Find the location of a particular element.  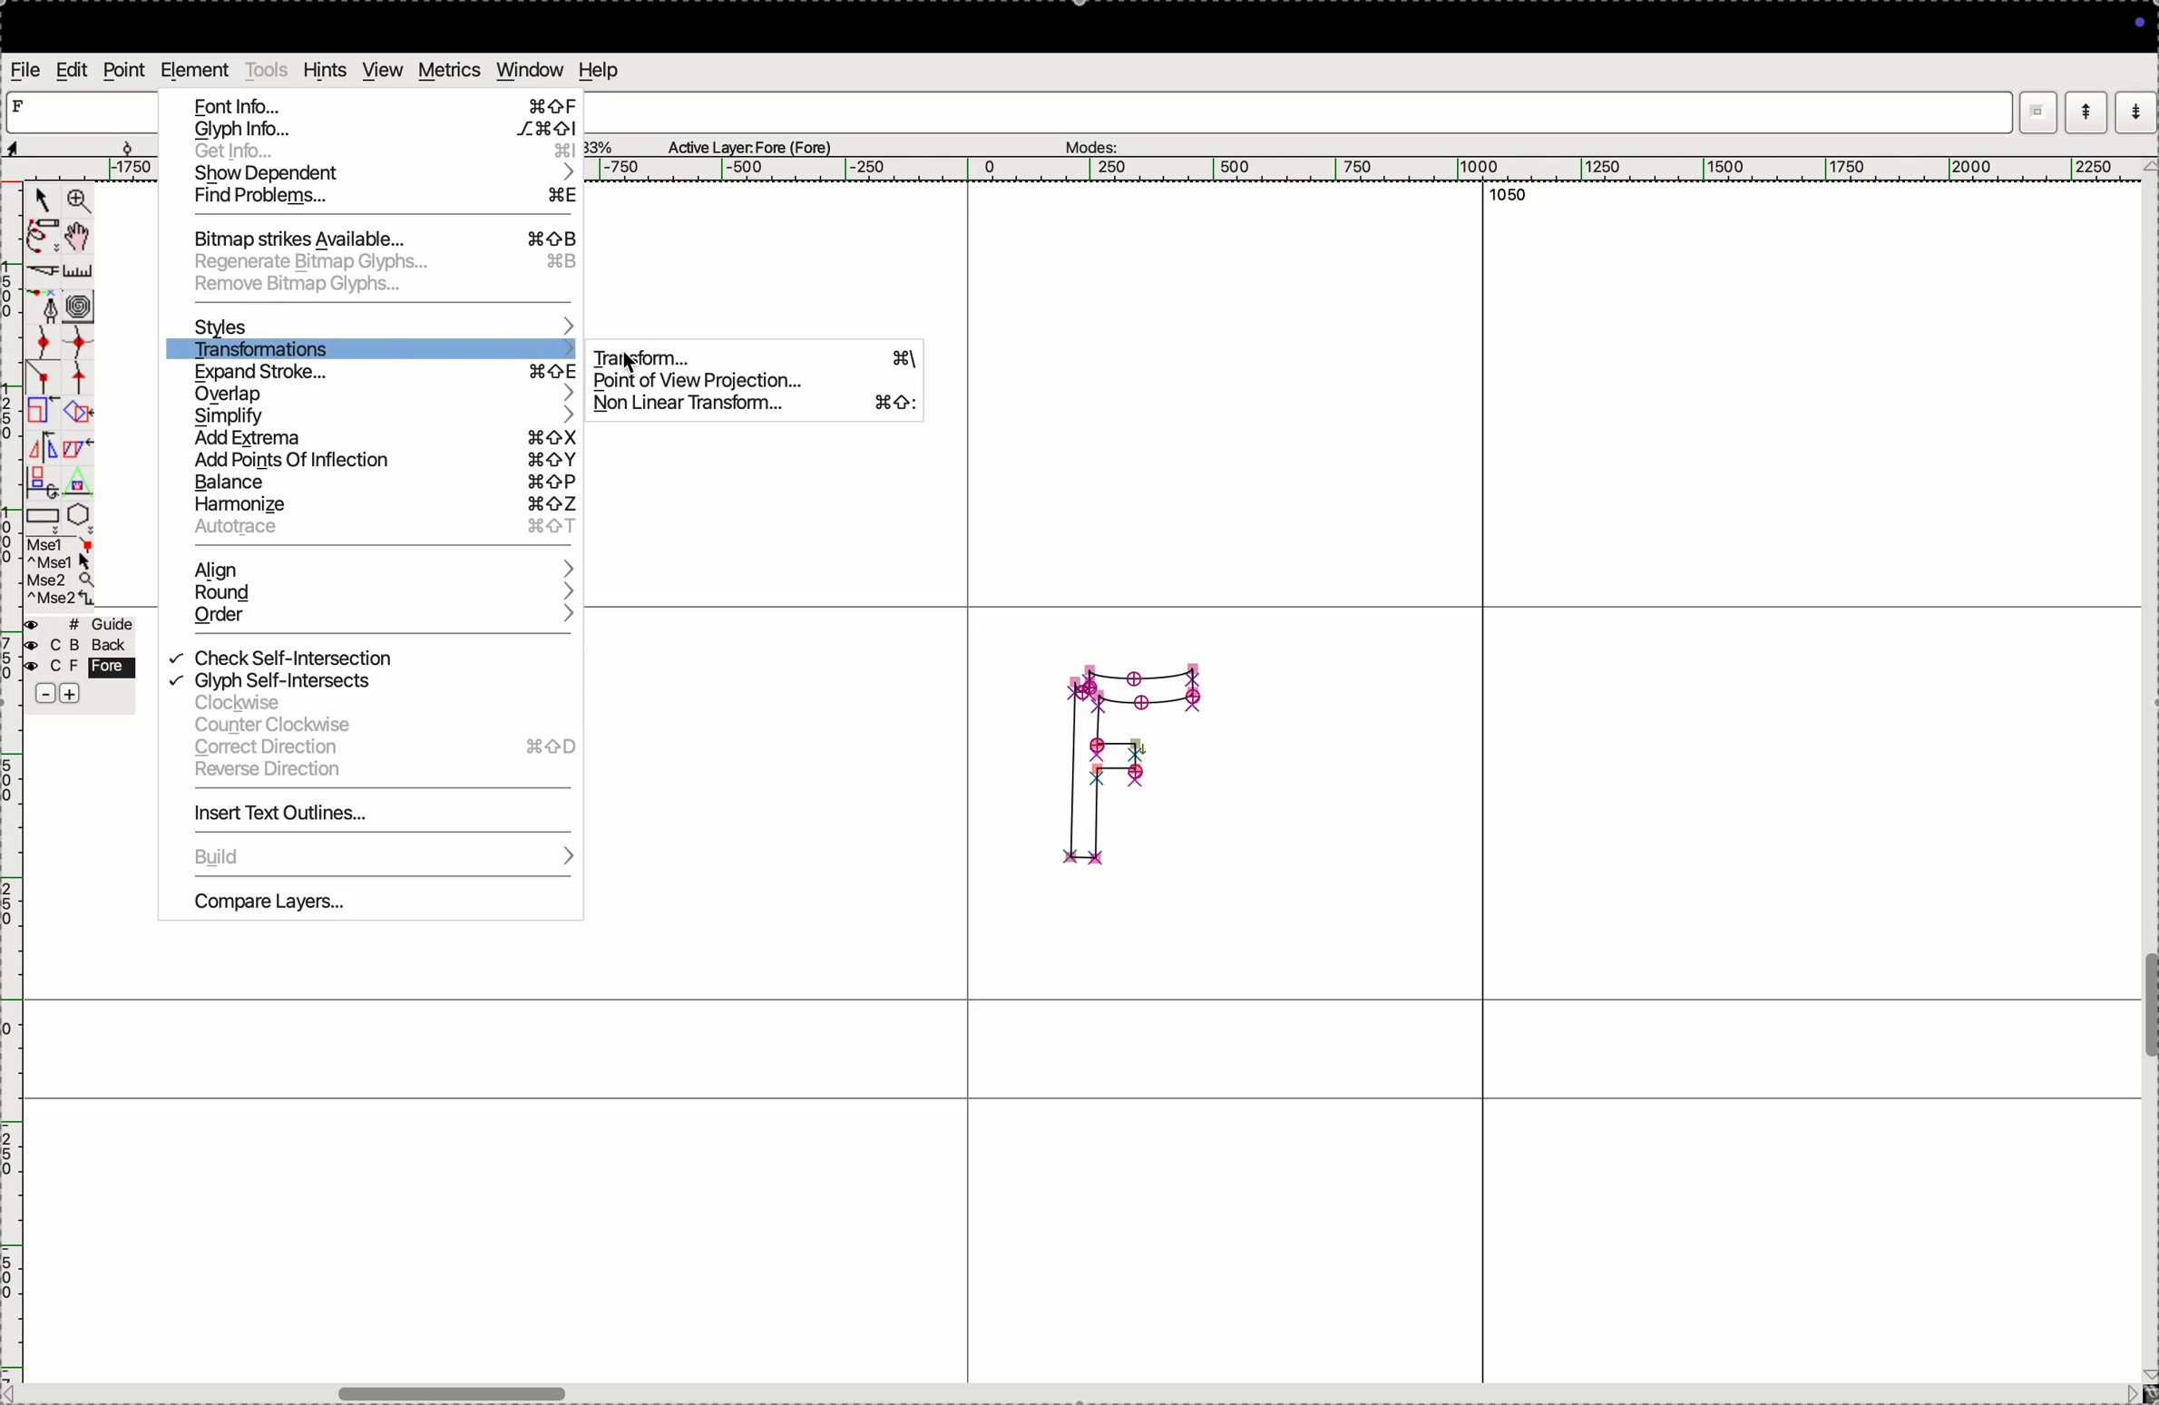

cursor is located at coordinates (632, 362).